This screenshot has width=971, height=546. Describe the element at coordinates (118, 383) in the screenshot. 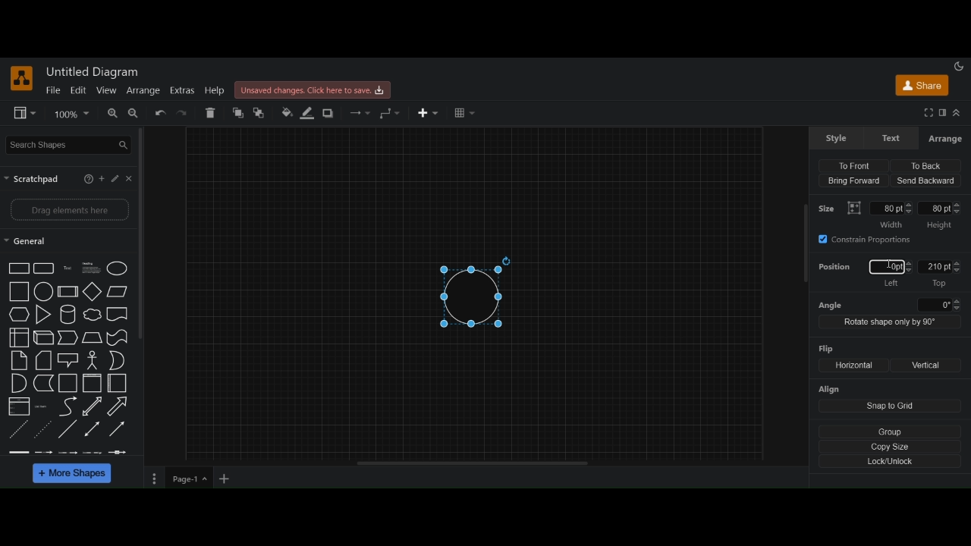

I see `Quater Square` at that location.